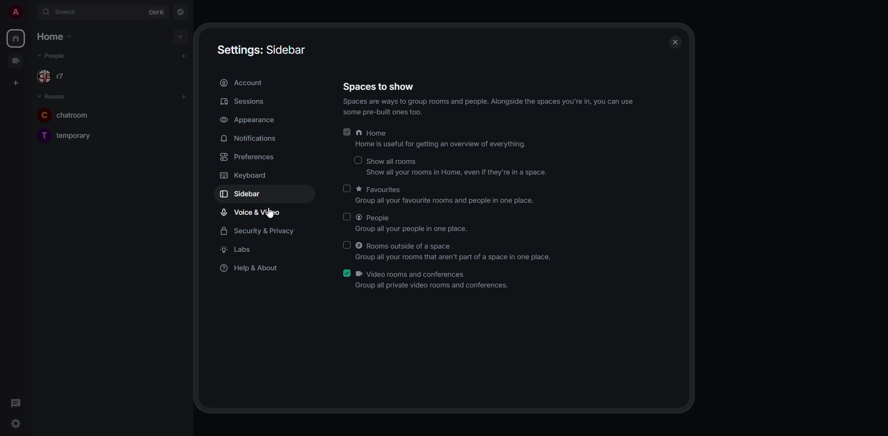 This screenshot has height=436, width=888. I want to click on home, so click(446, 140).